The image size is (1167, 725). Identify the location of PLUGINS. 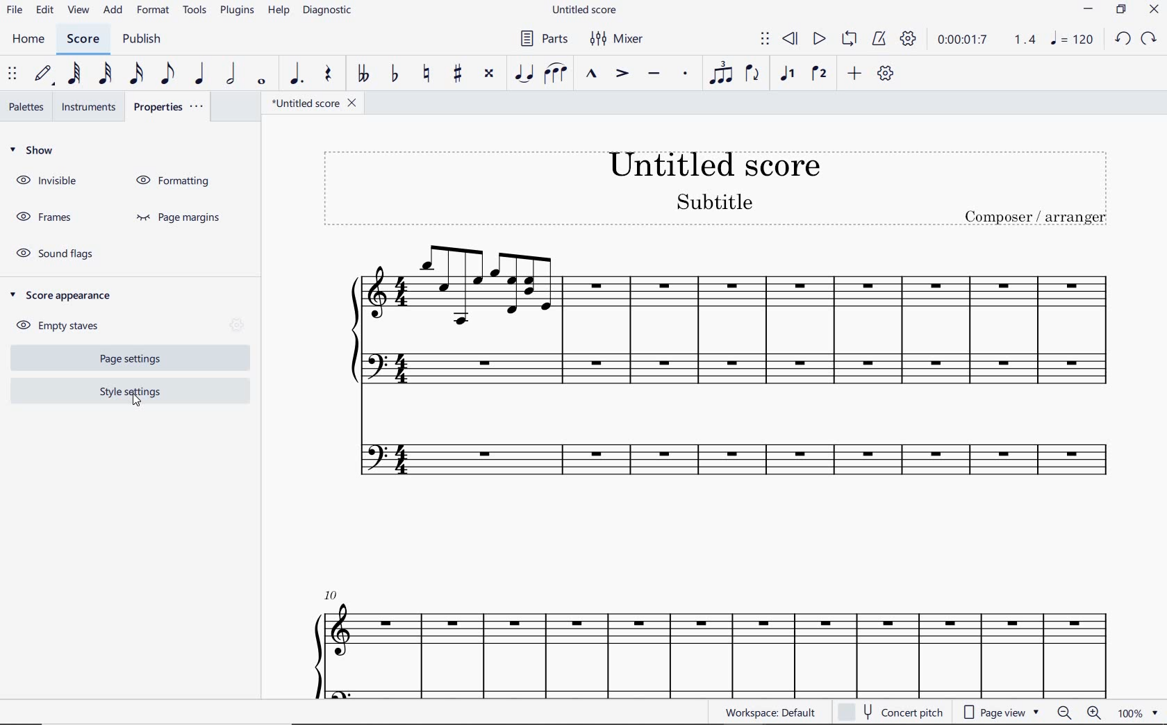
(236, 11).